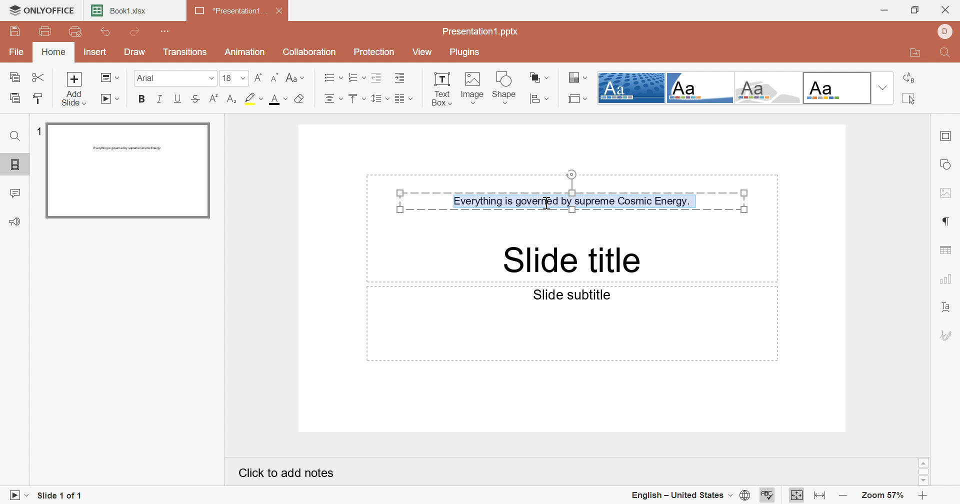 This screenshot has height=504, width=960. Describe the element at coordinates (946, 280) in the screenshot. I see `Chart settings` at that location.